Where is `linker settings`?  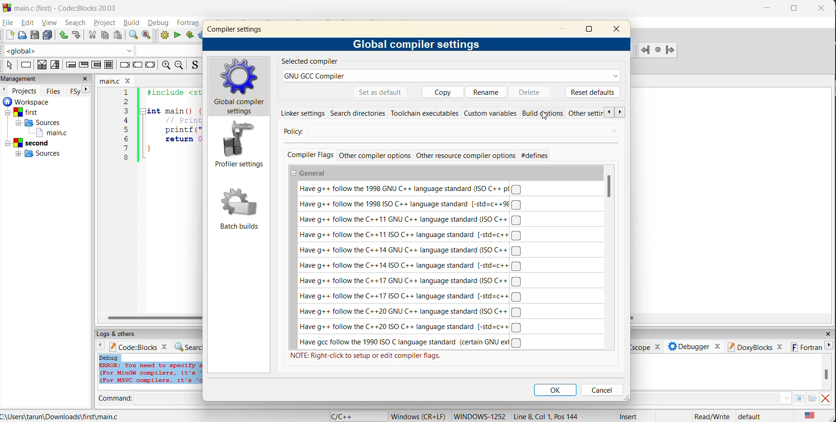
linker settings is located at coordinates (300, 113).